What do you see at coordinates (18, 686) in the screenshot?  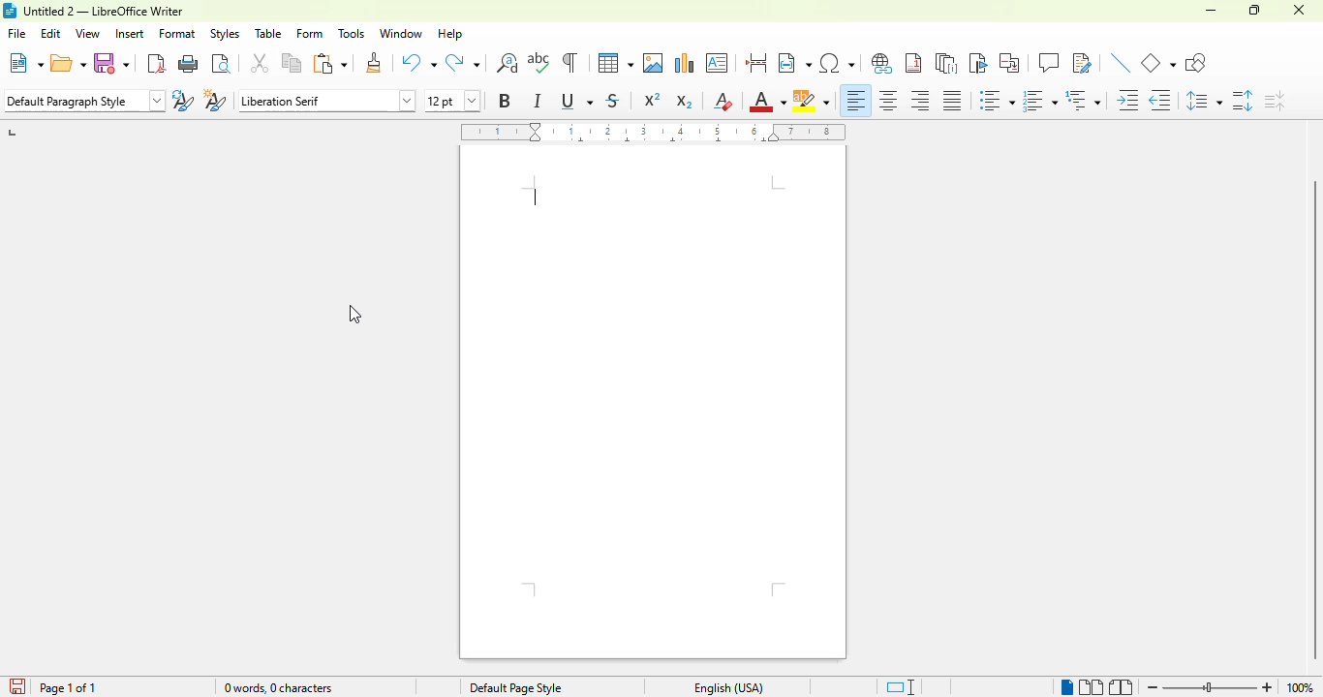 I see `click to save the document` at bounding box center [18, 686].